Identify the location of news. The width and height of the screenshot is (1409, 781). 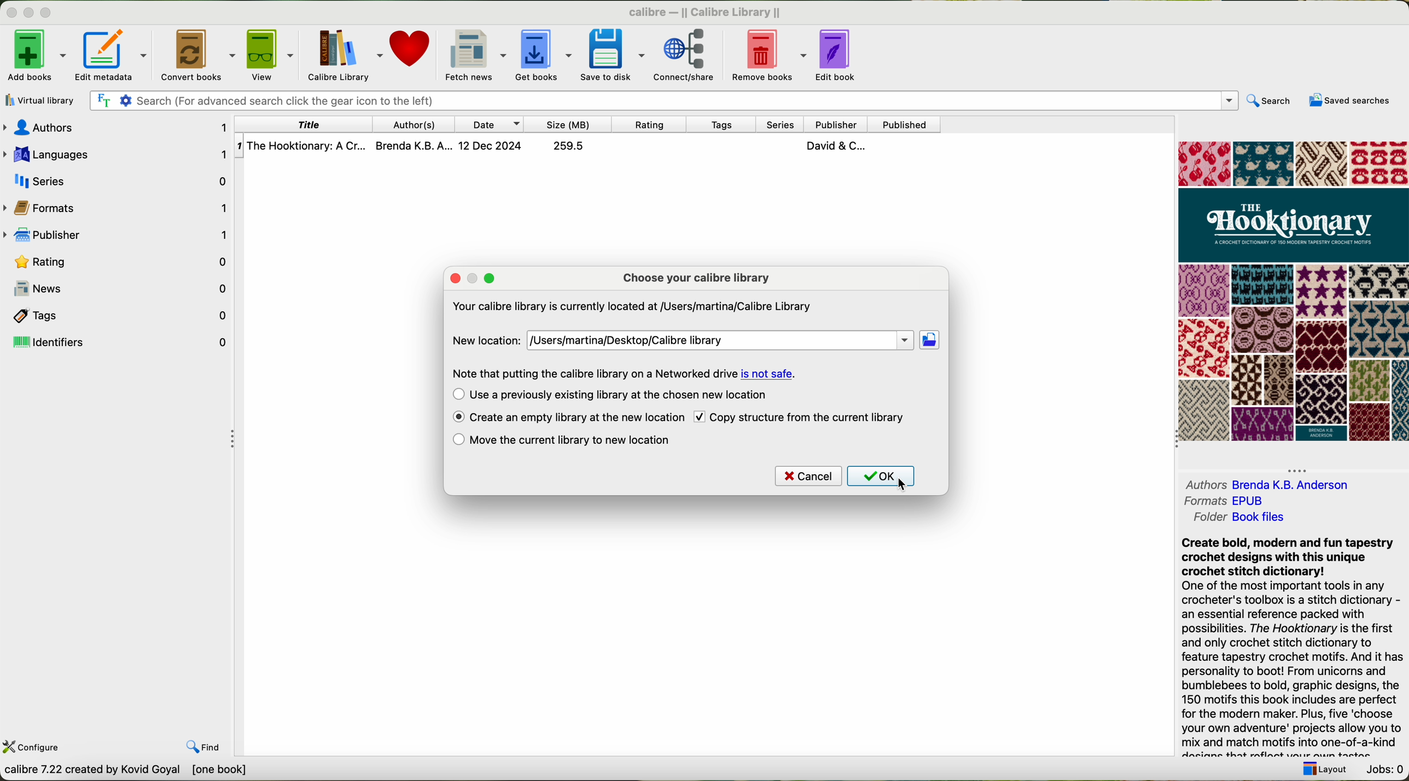
(127, 289).